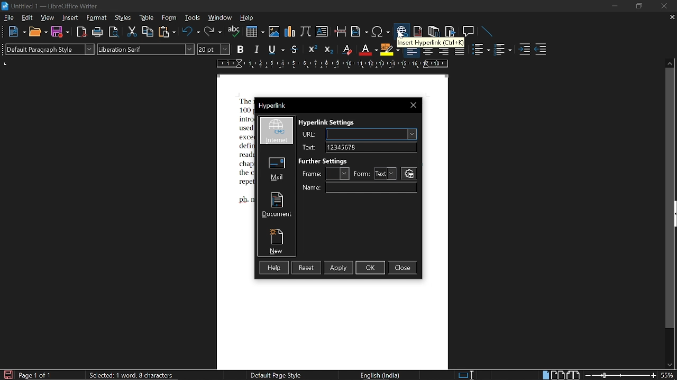  What do you see at coordinates (311, 50) in the screenshot?
I see `superscript` at bounding box center [311, 50].